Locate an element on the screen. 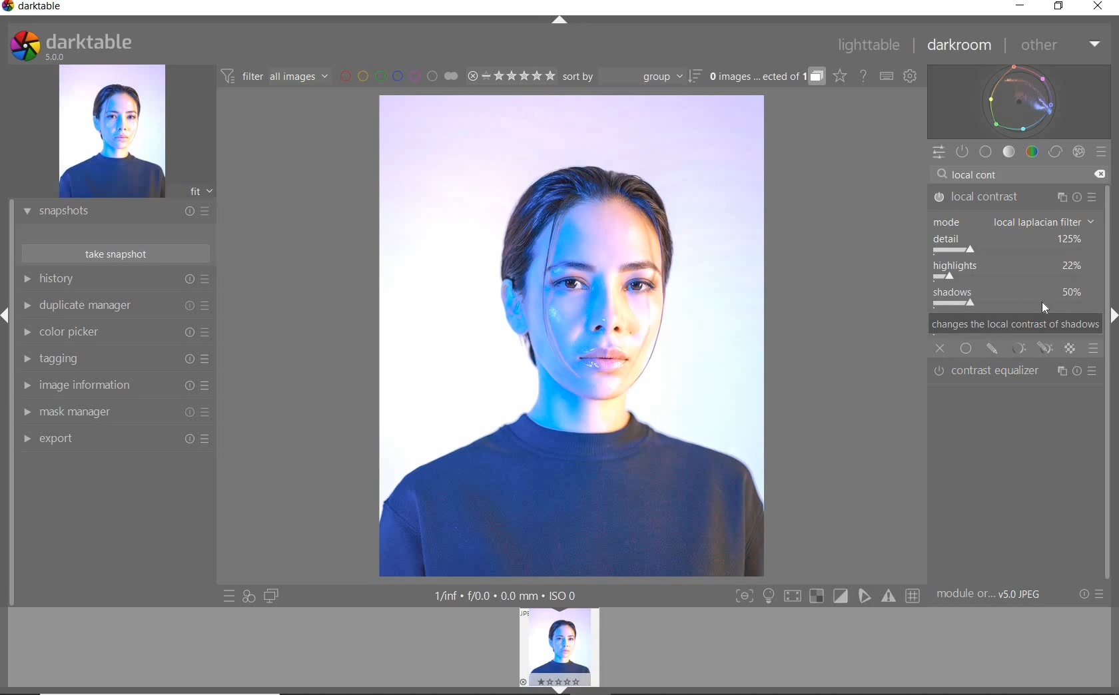 This screenshot has height=695, width=1119. QUICK ACCESS TO PRESET is located at coordinates (230, 597).